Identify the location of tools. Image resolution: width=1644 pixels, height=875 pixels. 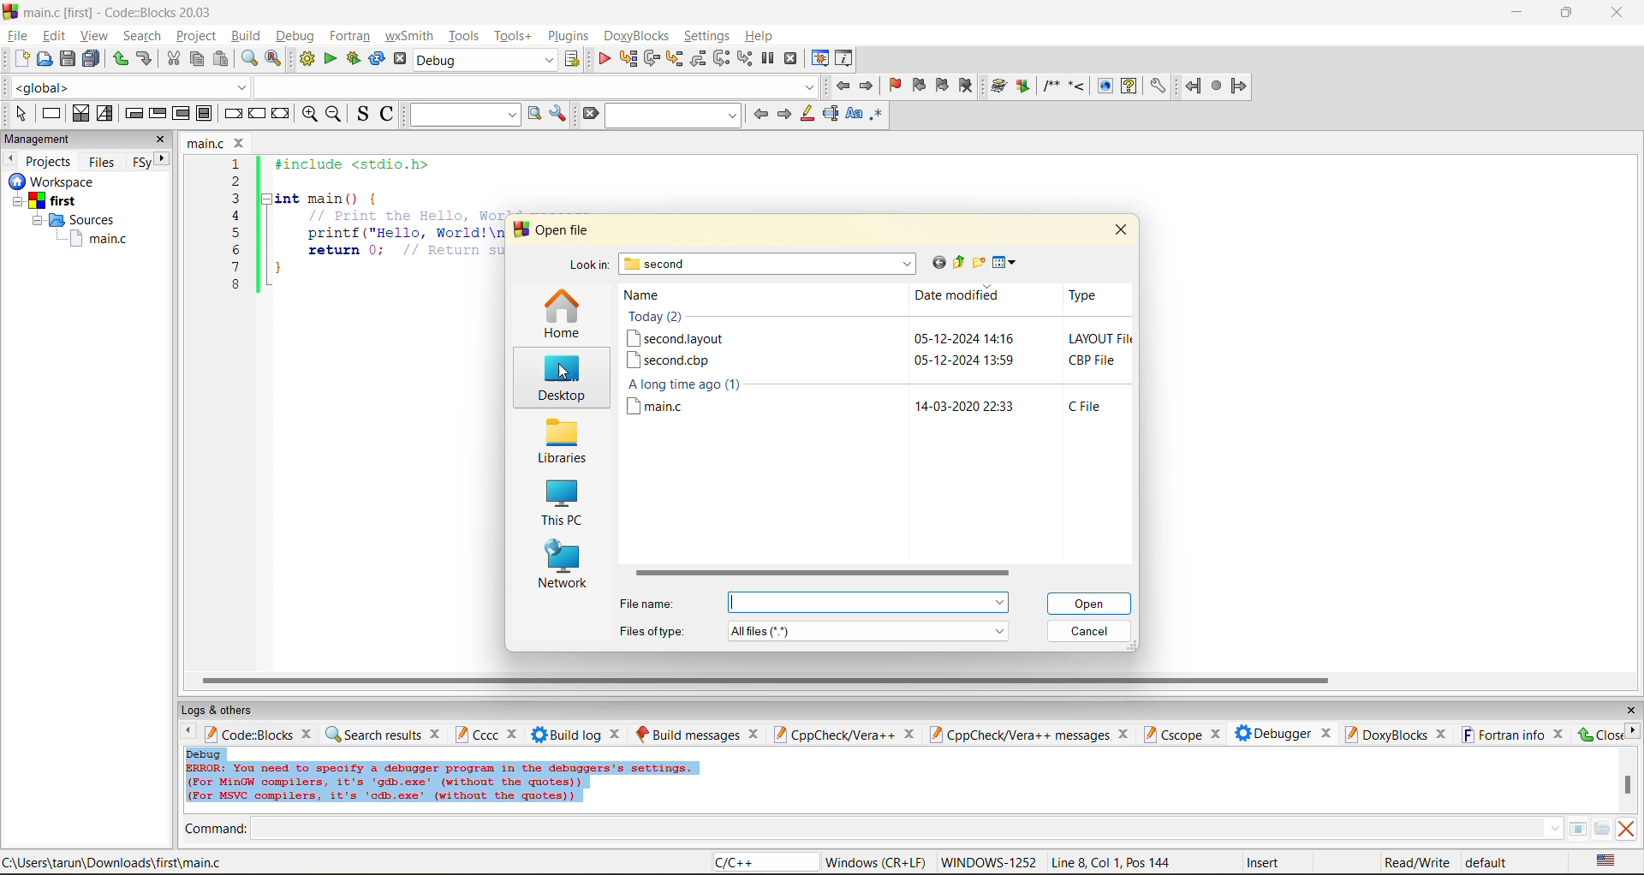
(466, 35).